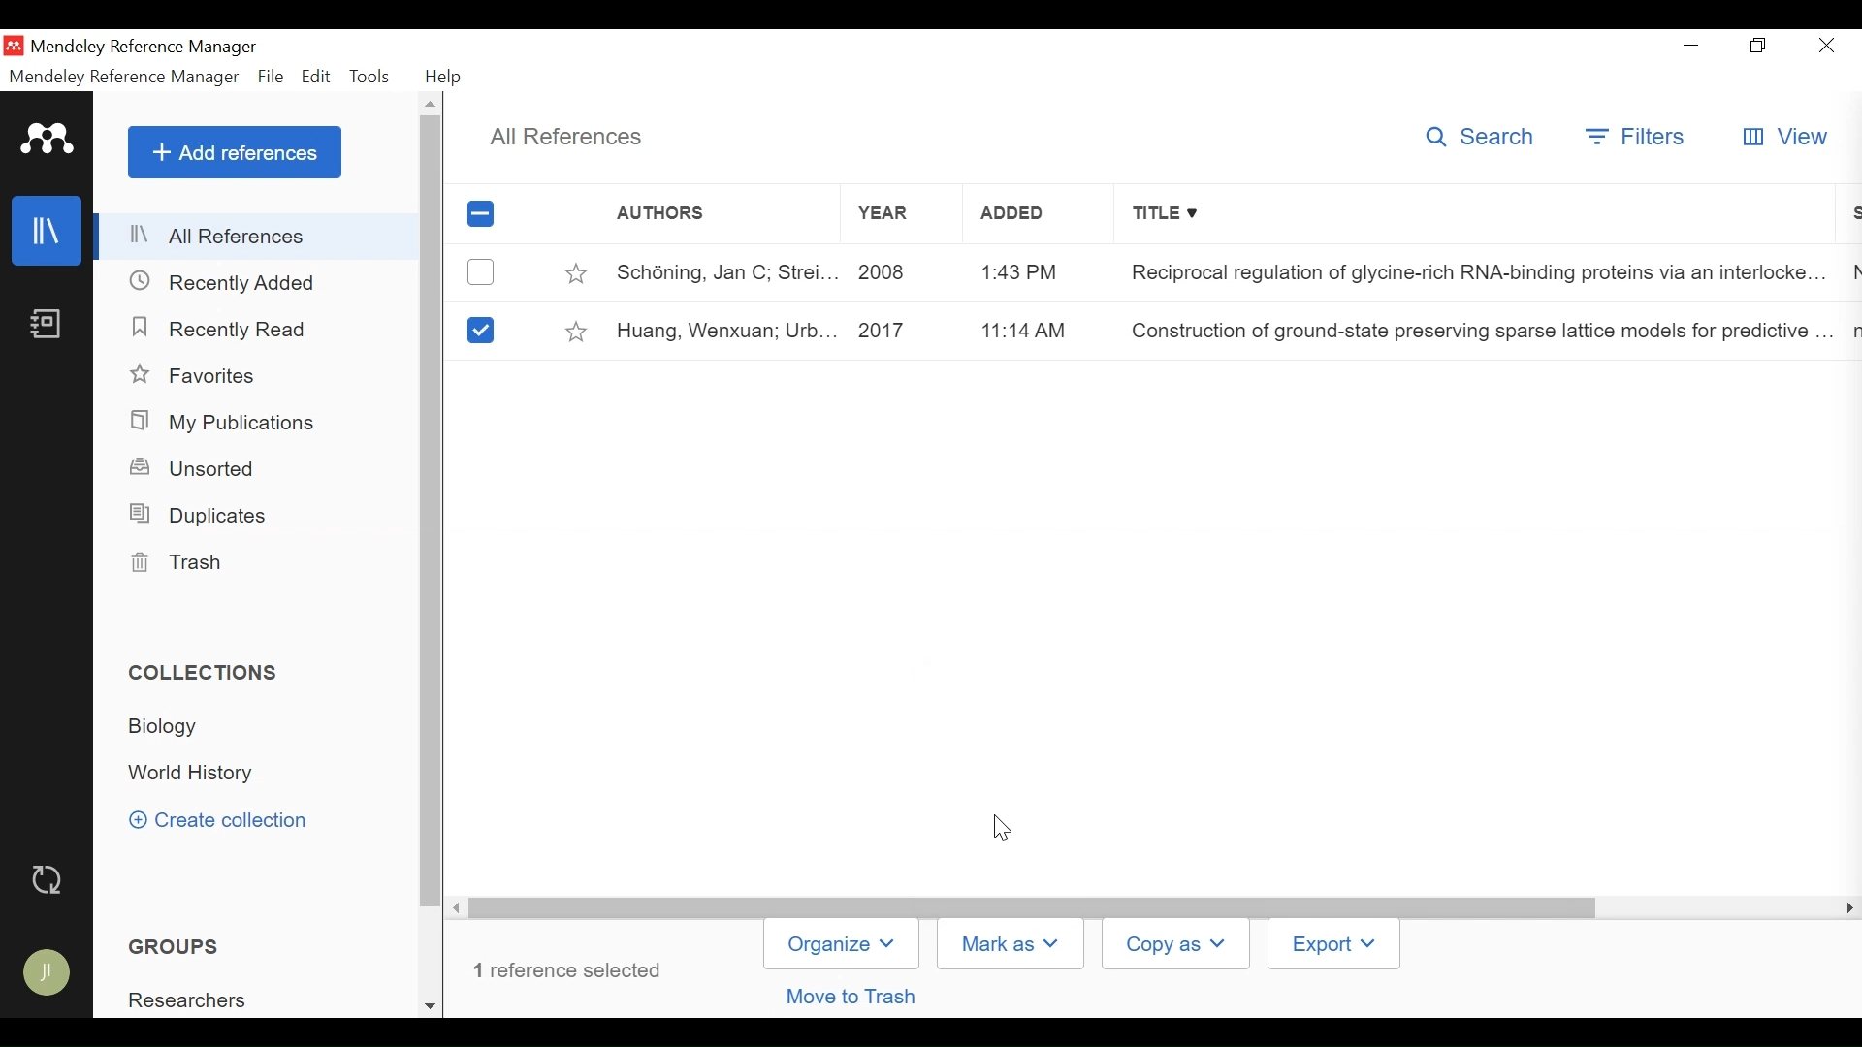 The width and height of the screenshot is (1862, 1047). I want to click on Collection, so click(210, 774).